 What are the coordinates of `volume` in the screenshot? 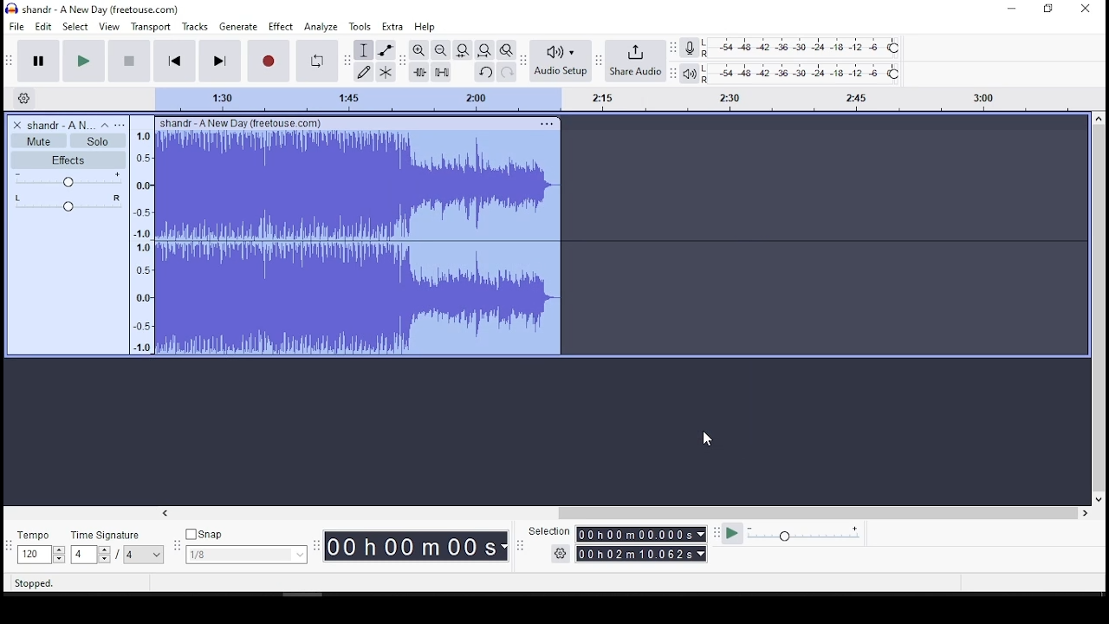 It's located at (67, 179).